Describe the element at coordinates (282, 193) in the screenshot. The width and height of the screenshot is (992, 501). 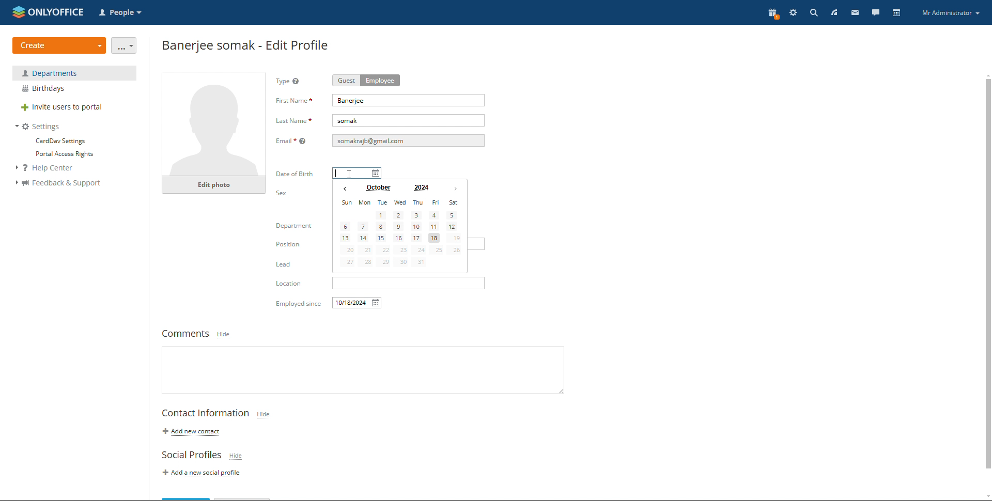
I see `sex` at that location.